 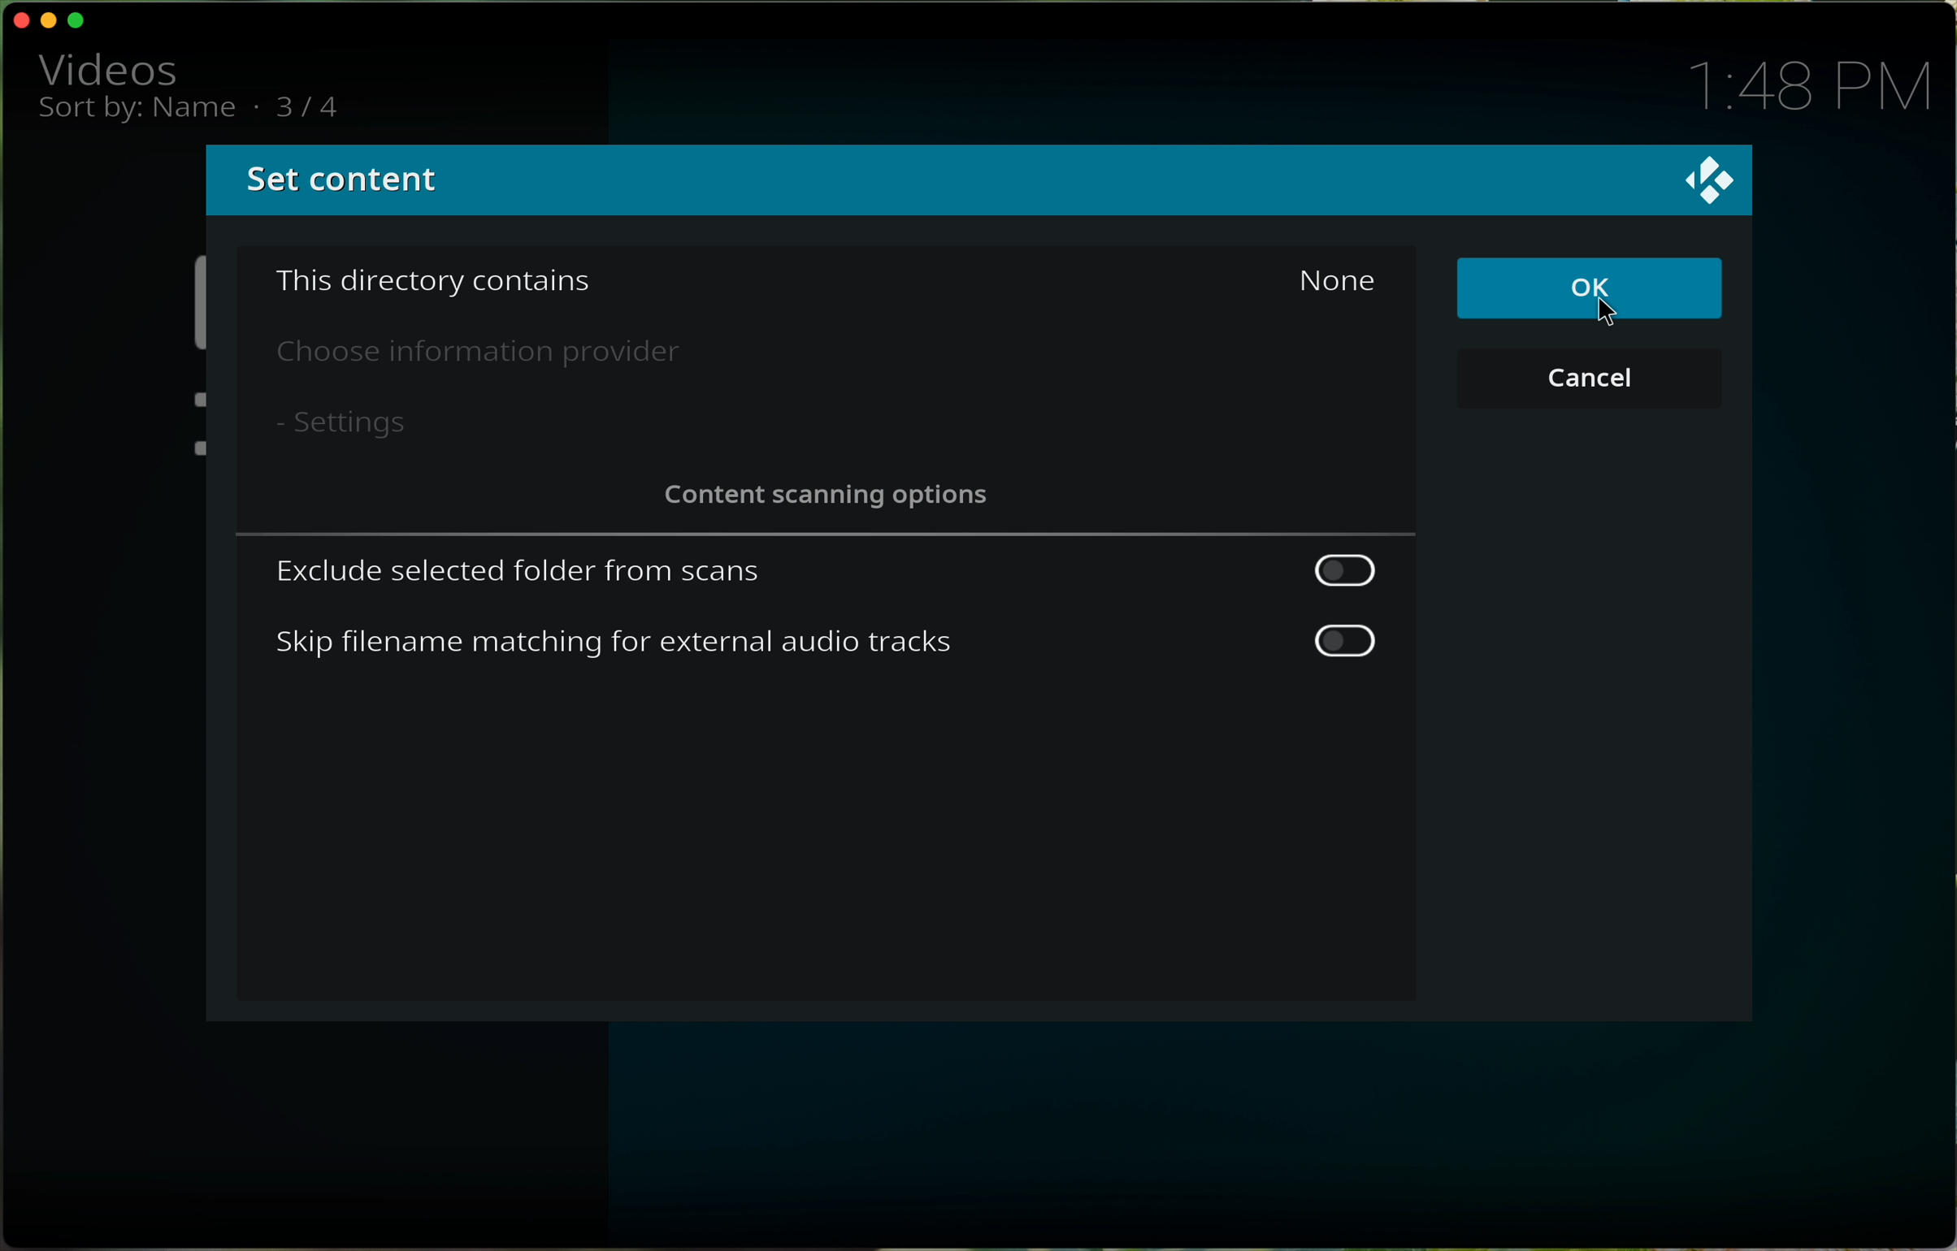 What do you see at coordinates (826, 500) in the screenshot?
I see `content scanning options` at bounding box center [826, 500].